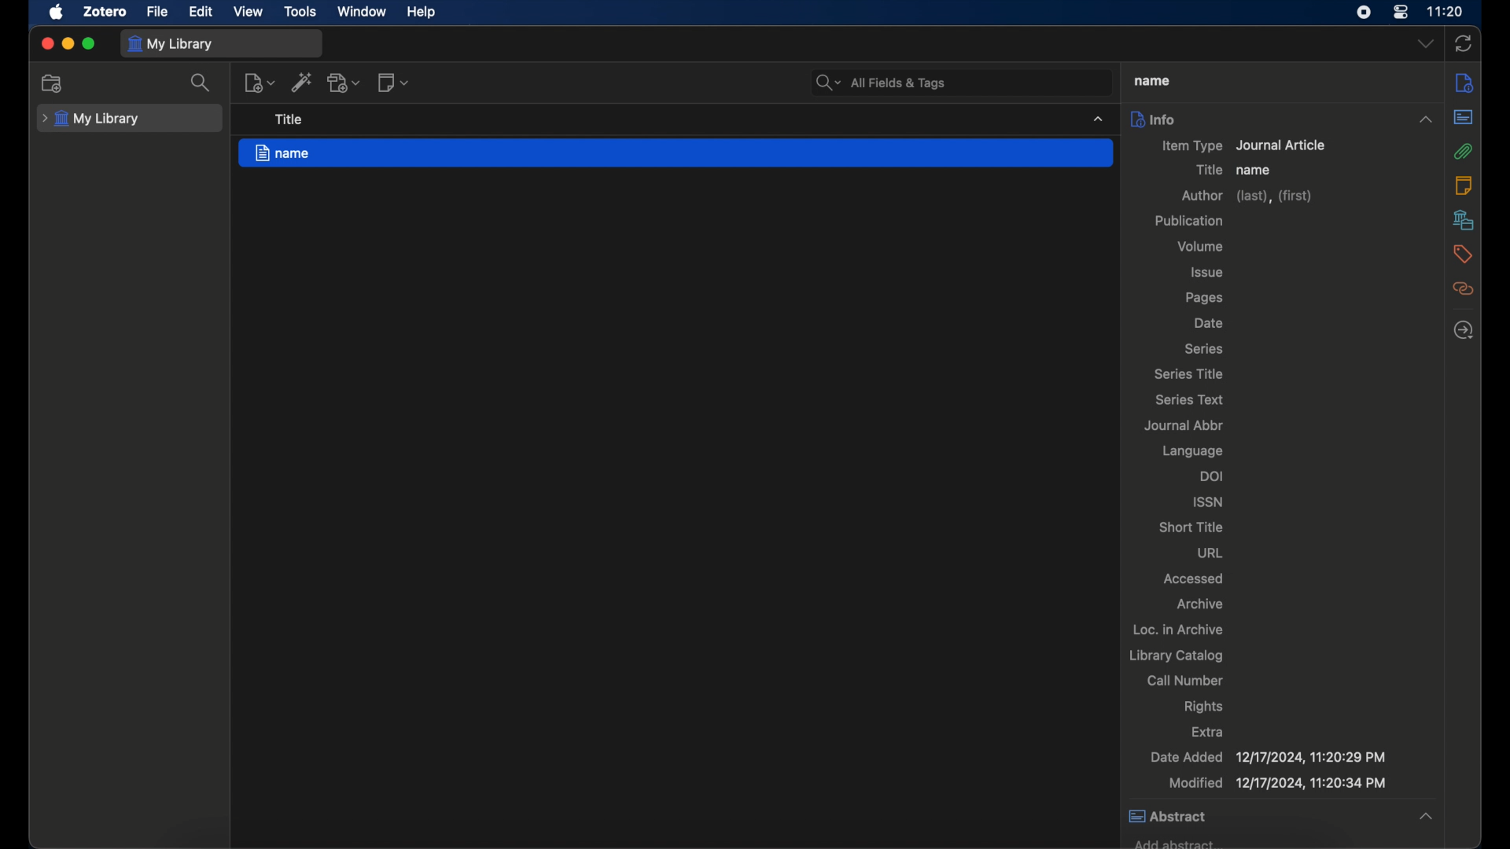 The width and height of the screenshot is (1510, 849). Describe the element at coordinates (1151, 80) in the screenshot. I see `title` at that location.